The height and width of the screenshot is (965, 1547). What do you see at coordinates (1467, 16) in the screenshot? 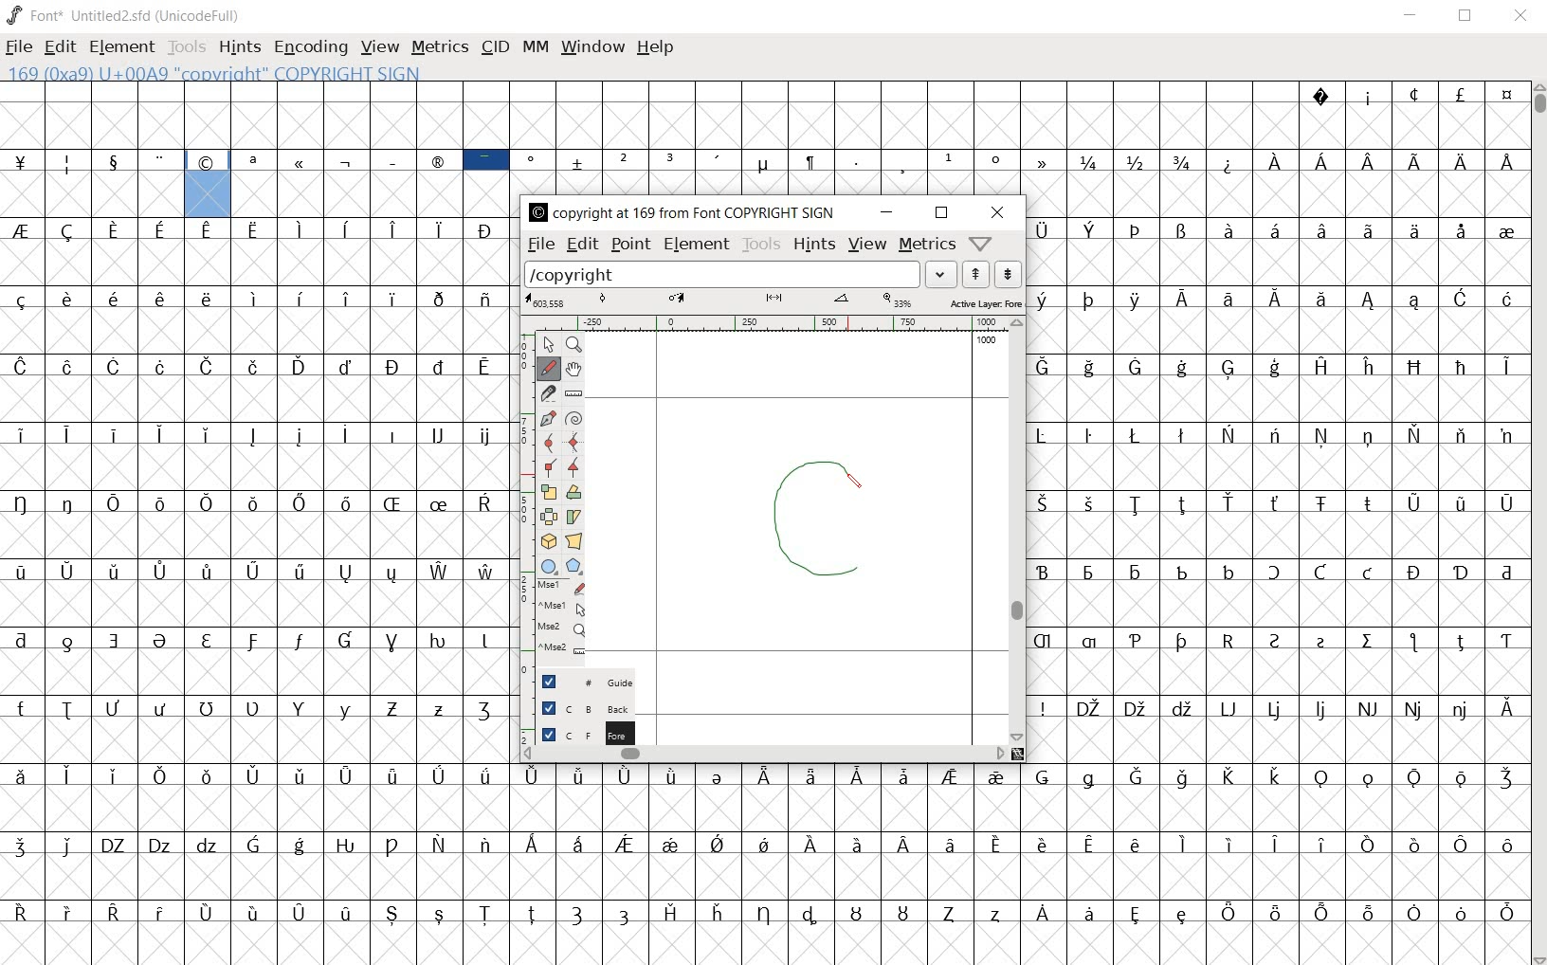
I see `restore` at bounding box center [1467, 16].